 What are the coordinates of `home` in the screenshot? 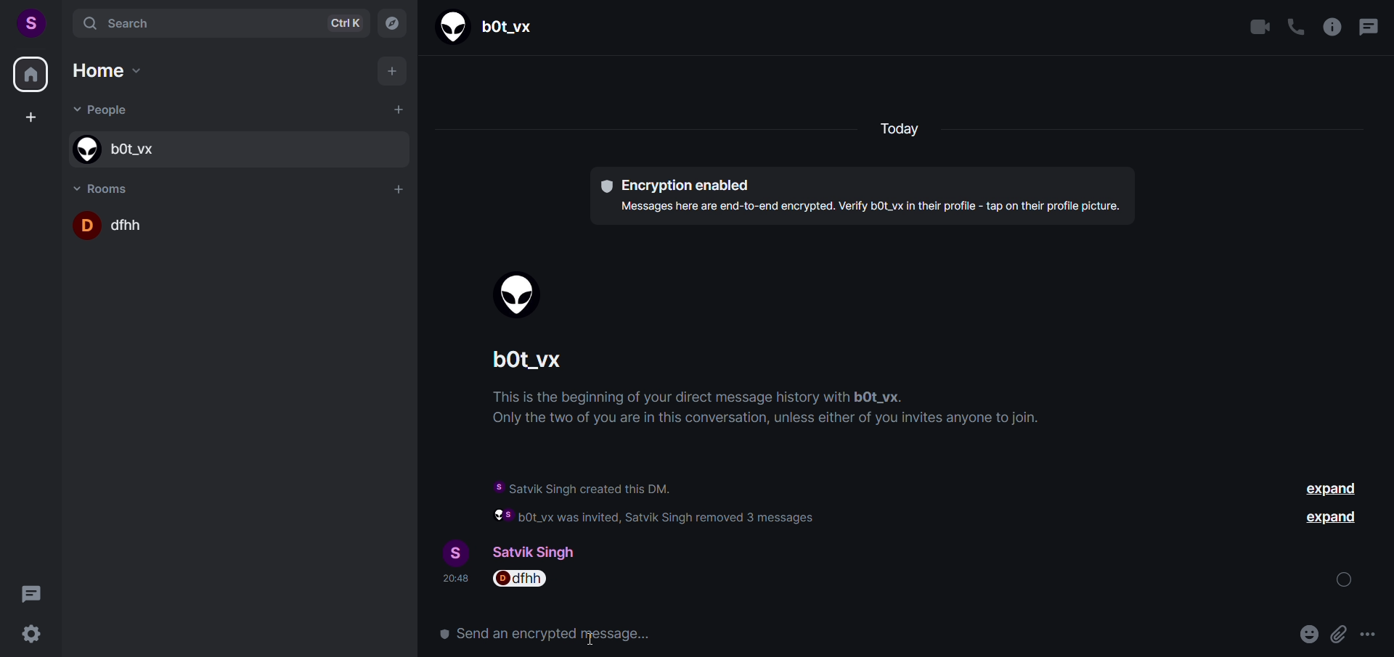 It's located at (30, 77).